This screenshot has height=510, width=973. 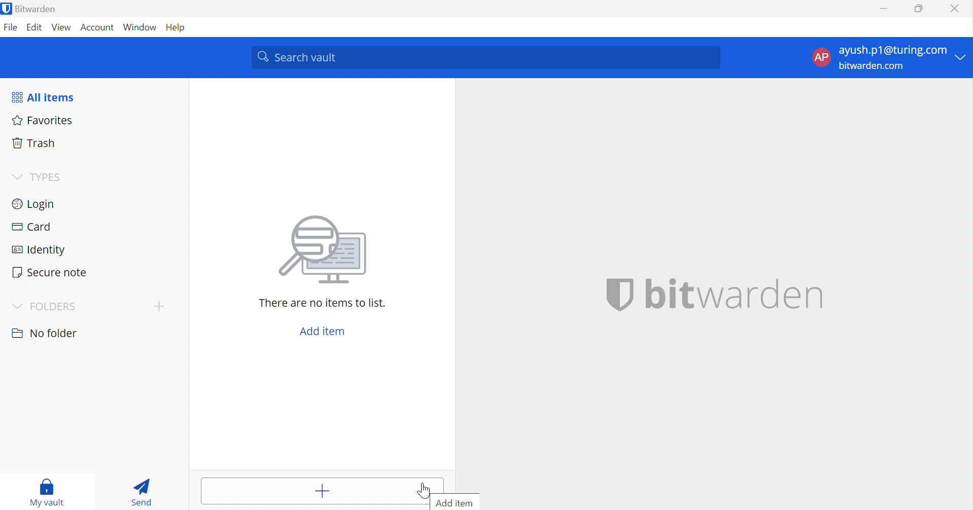 What do you see at coordinates (458, 502) in the screenshot?
I see `Add item` at bounding box center [458, 502].